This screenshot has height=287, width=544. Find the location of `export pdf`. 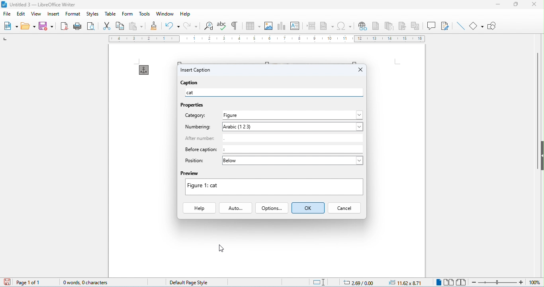

export pdf is located at coordinates (65, 26).